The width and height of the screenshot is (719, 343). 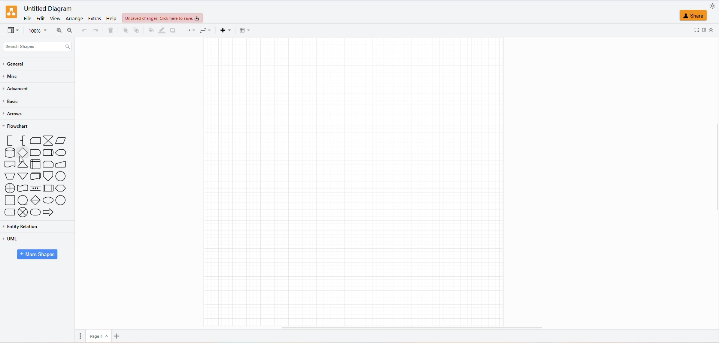 I want to click on VIEWSEARCH, so click(x=13, y=31).